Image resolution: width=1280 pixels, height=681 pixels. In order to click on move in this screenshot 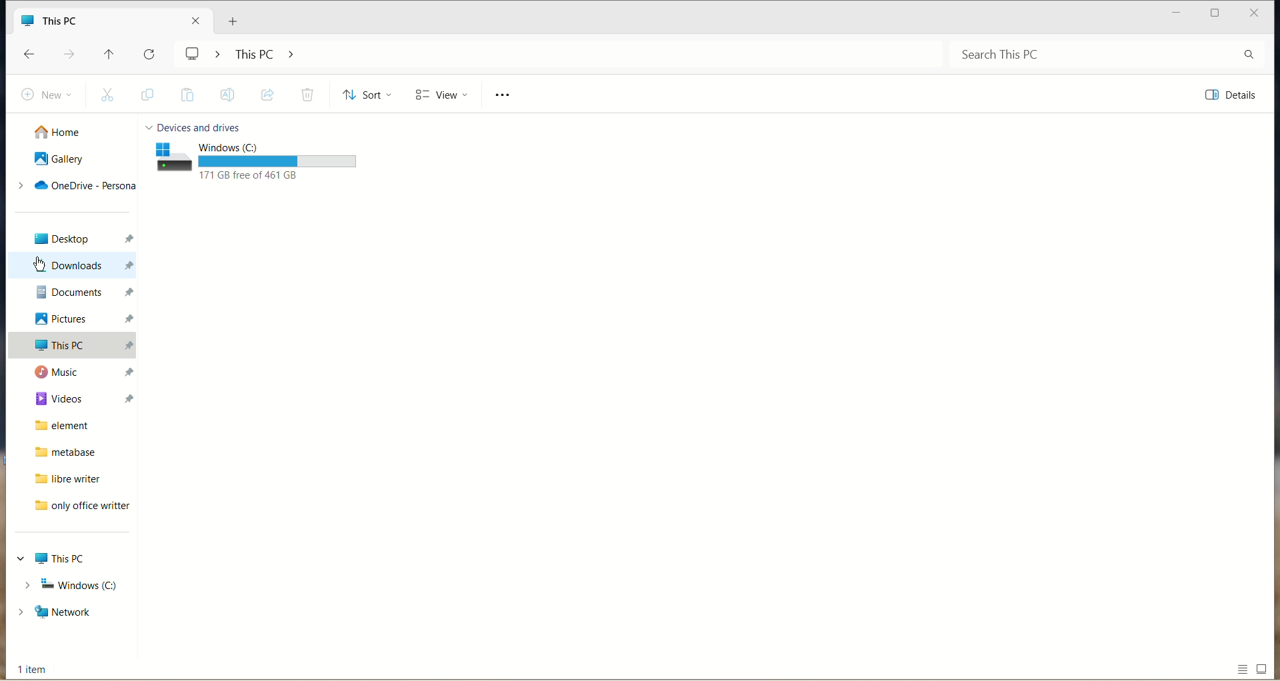, I will do `click(269, 95)`.